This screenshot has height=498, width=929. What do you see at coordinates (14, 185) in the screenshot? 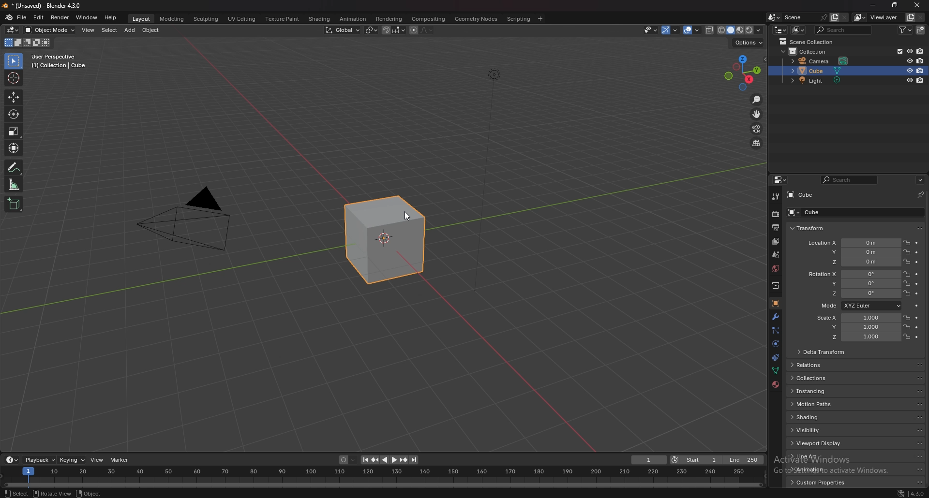
I see `measure` at bounding box center [14, 185].